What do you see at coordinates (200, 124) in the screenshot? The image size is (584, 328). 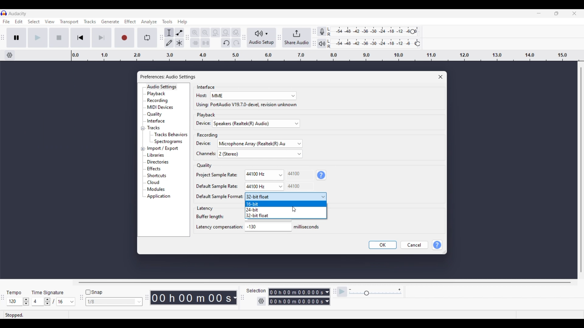 I see `Device:` at bounding box center [200, 124].